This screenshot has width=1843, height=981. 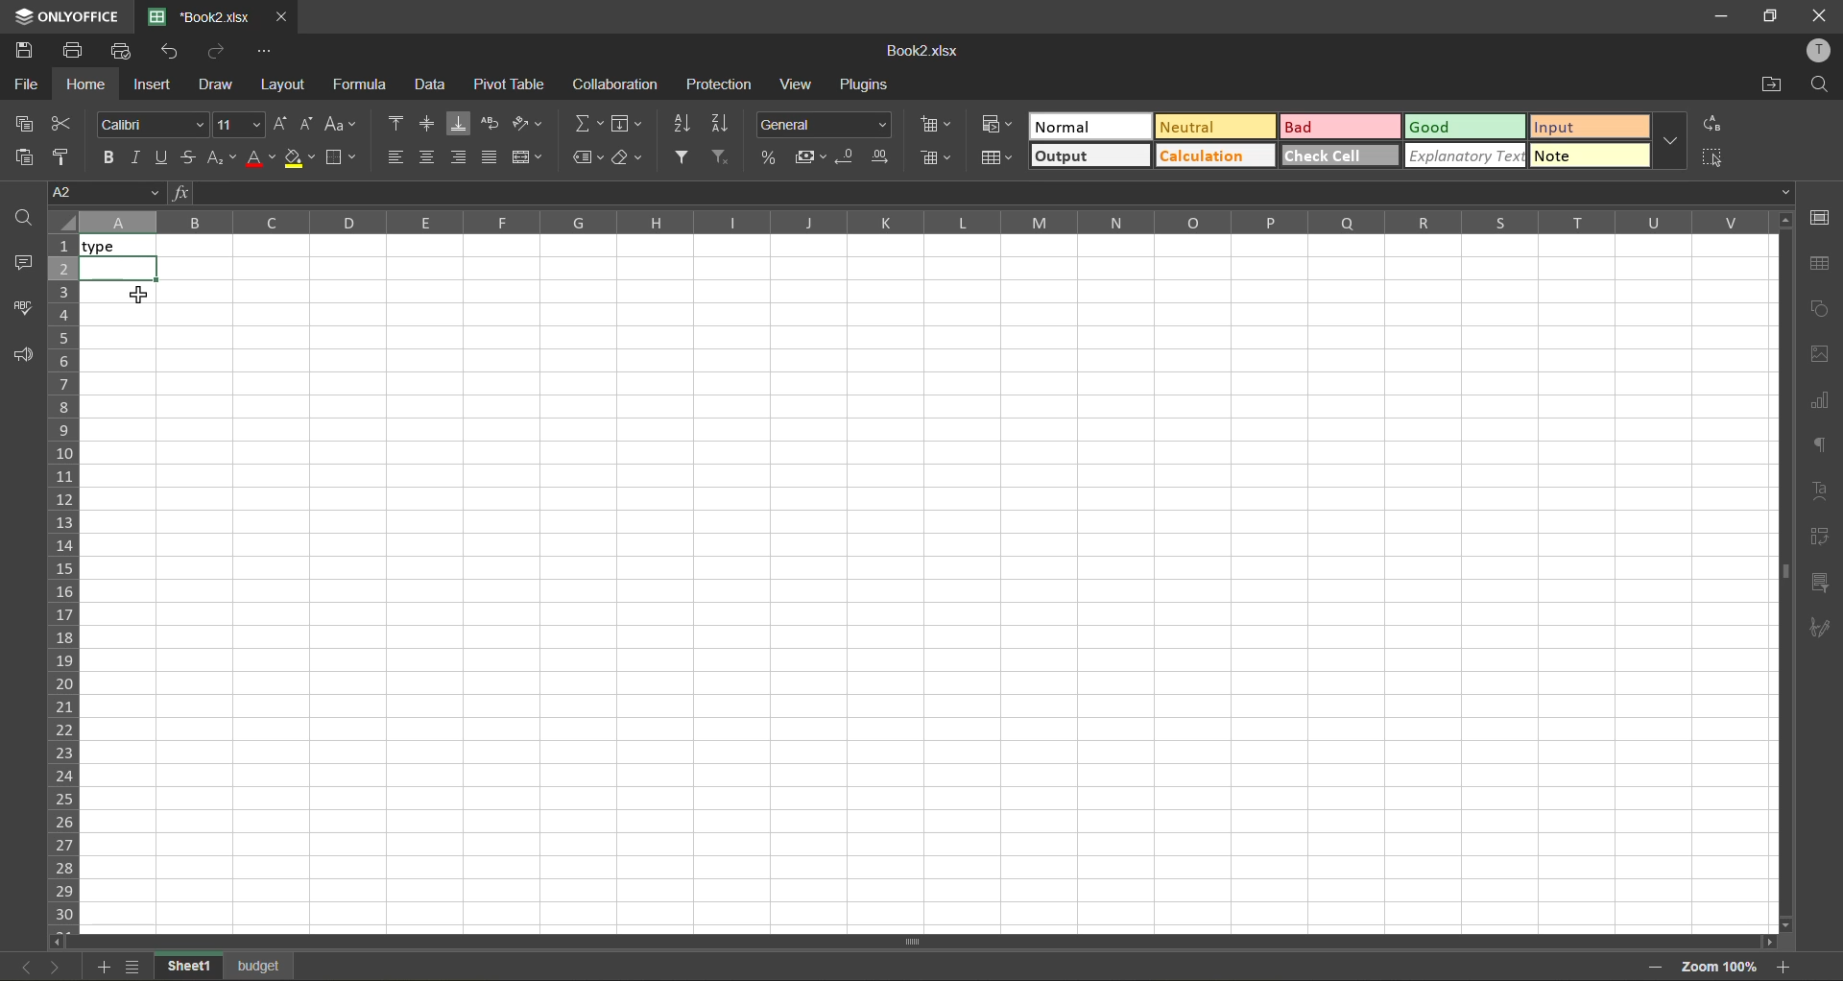 I want to click on natural , so click(x=1090, y=125).